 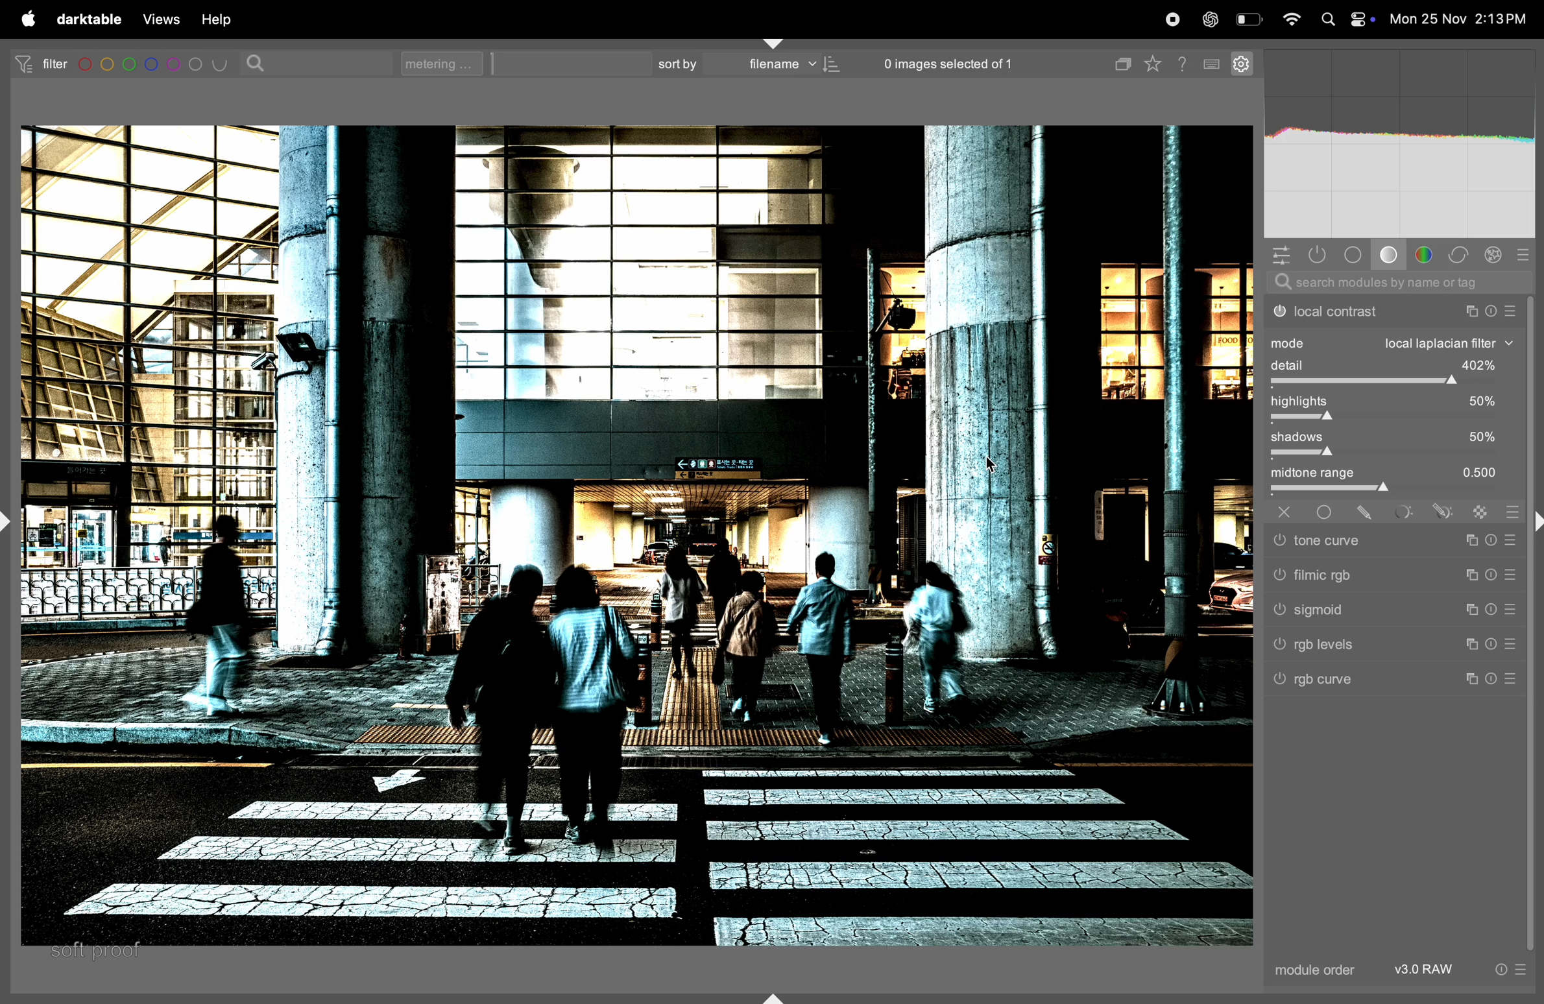 What do you see at coordinates (1316, 970) in the screenshot?
I see `module order` at bounding box center [1316, 970].